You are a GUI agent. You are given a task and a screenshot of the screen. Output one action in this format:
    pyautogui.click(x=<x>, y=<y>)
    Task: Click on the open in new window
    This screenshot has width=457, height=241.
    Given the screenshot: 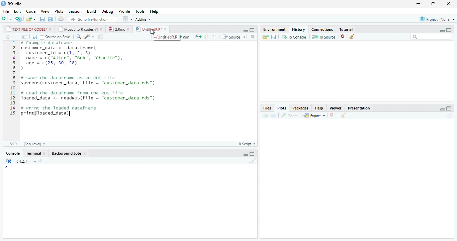 What is the action you would take?
    pyautogui.click(x=25, y=37)
    